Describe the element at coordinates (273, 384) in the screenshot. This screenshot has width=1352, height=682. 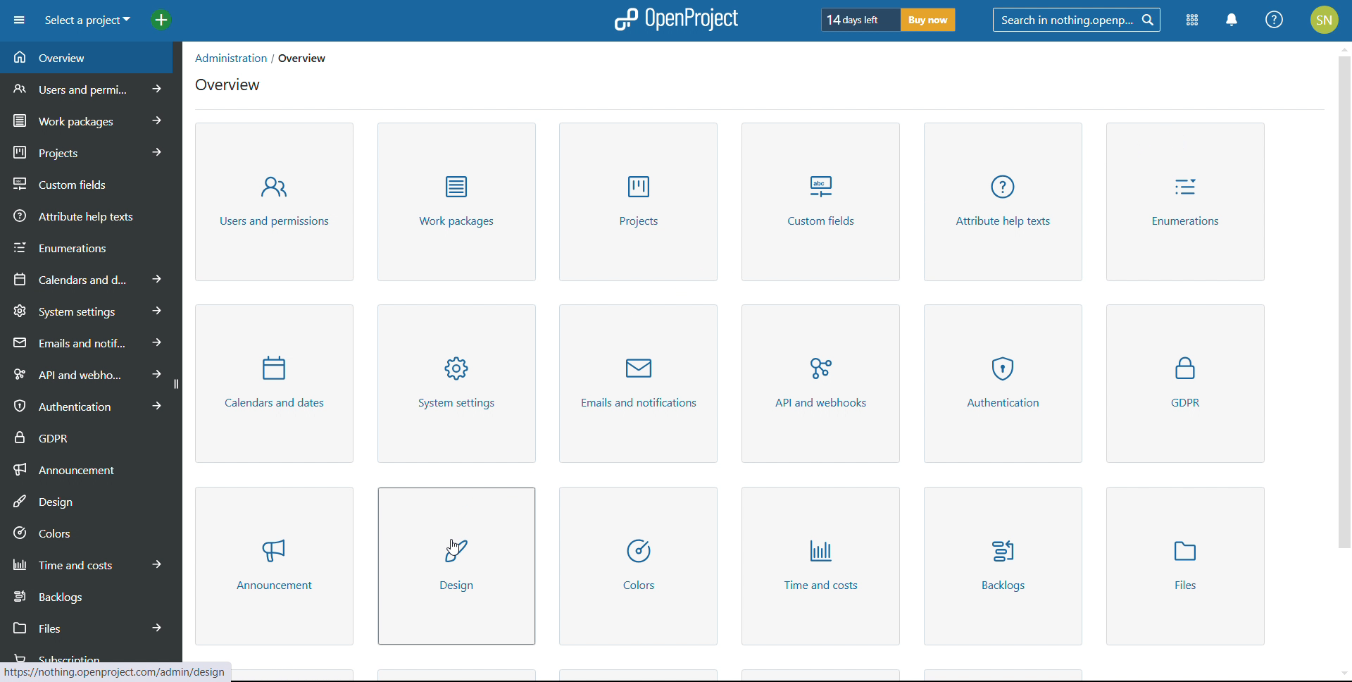
I see `calendars and dates` at that location.